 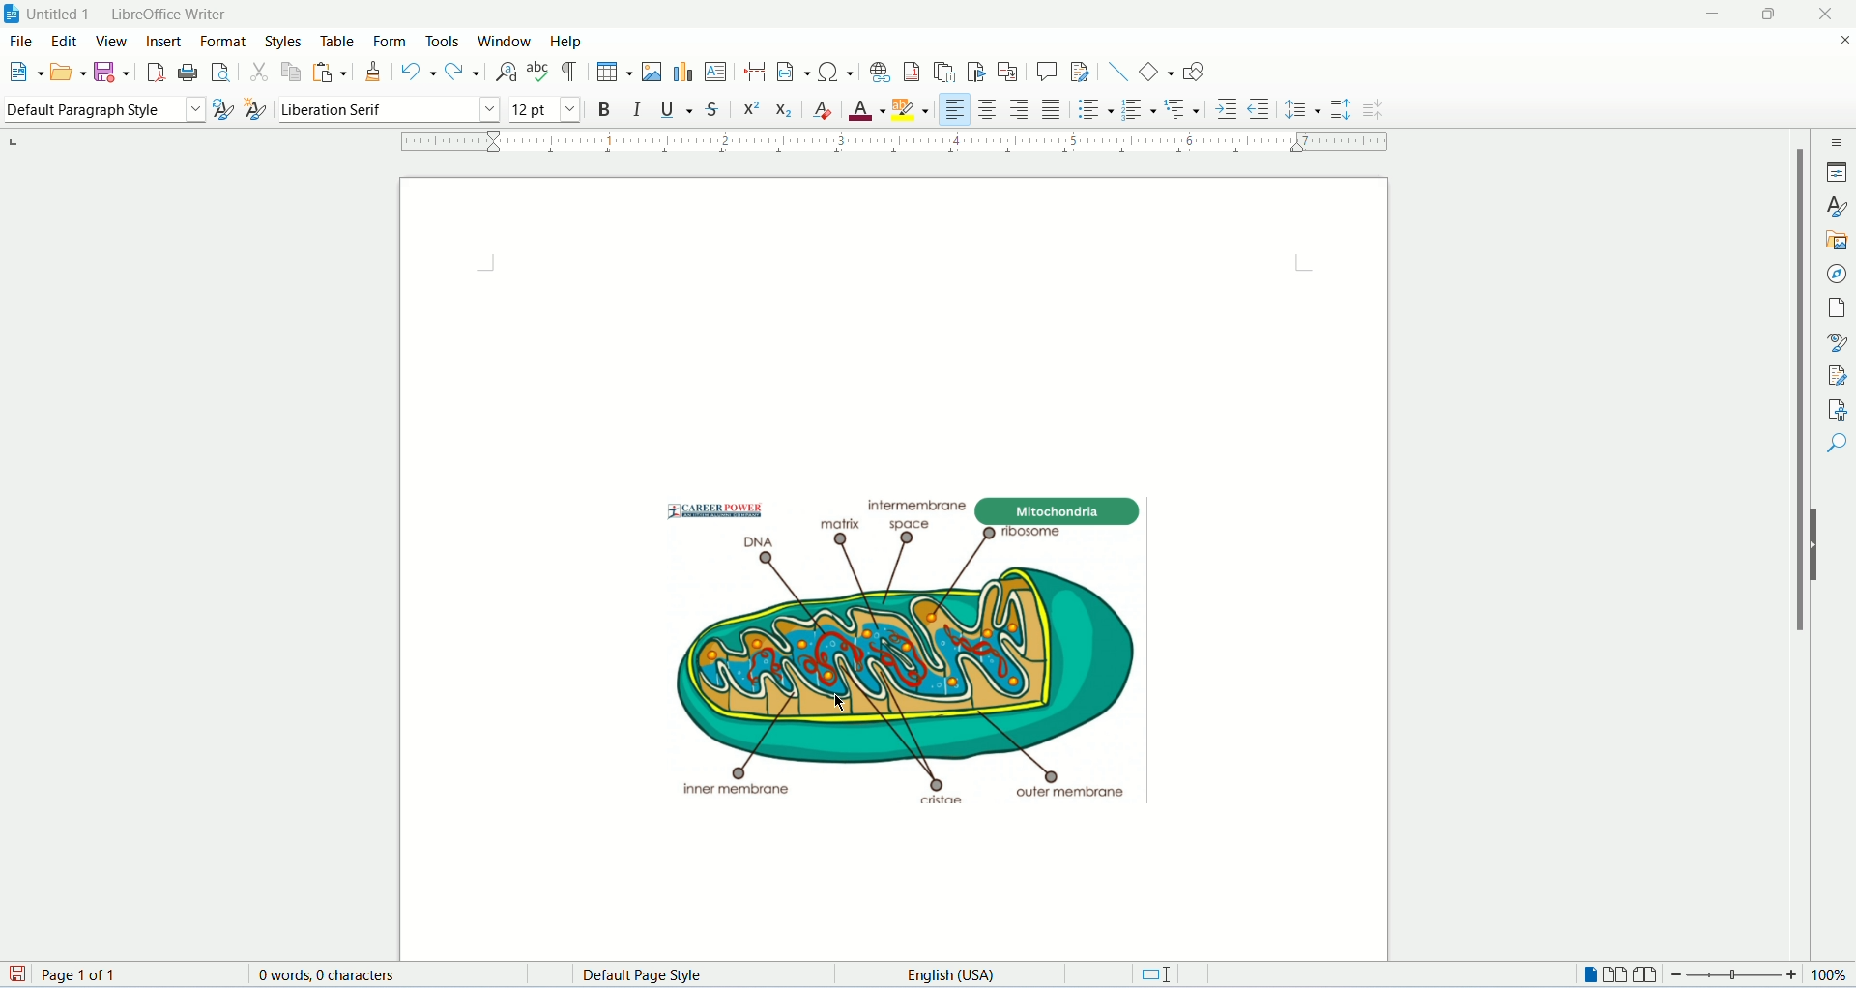 What do you see at coordinates (606, 112) in the screenshot?
I see `bold` at bounding box center [606, 112].